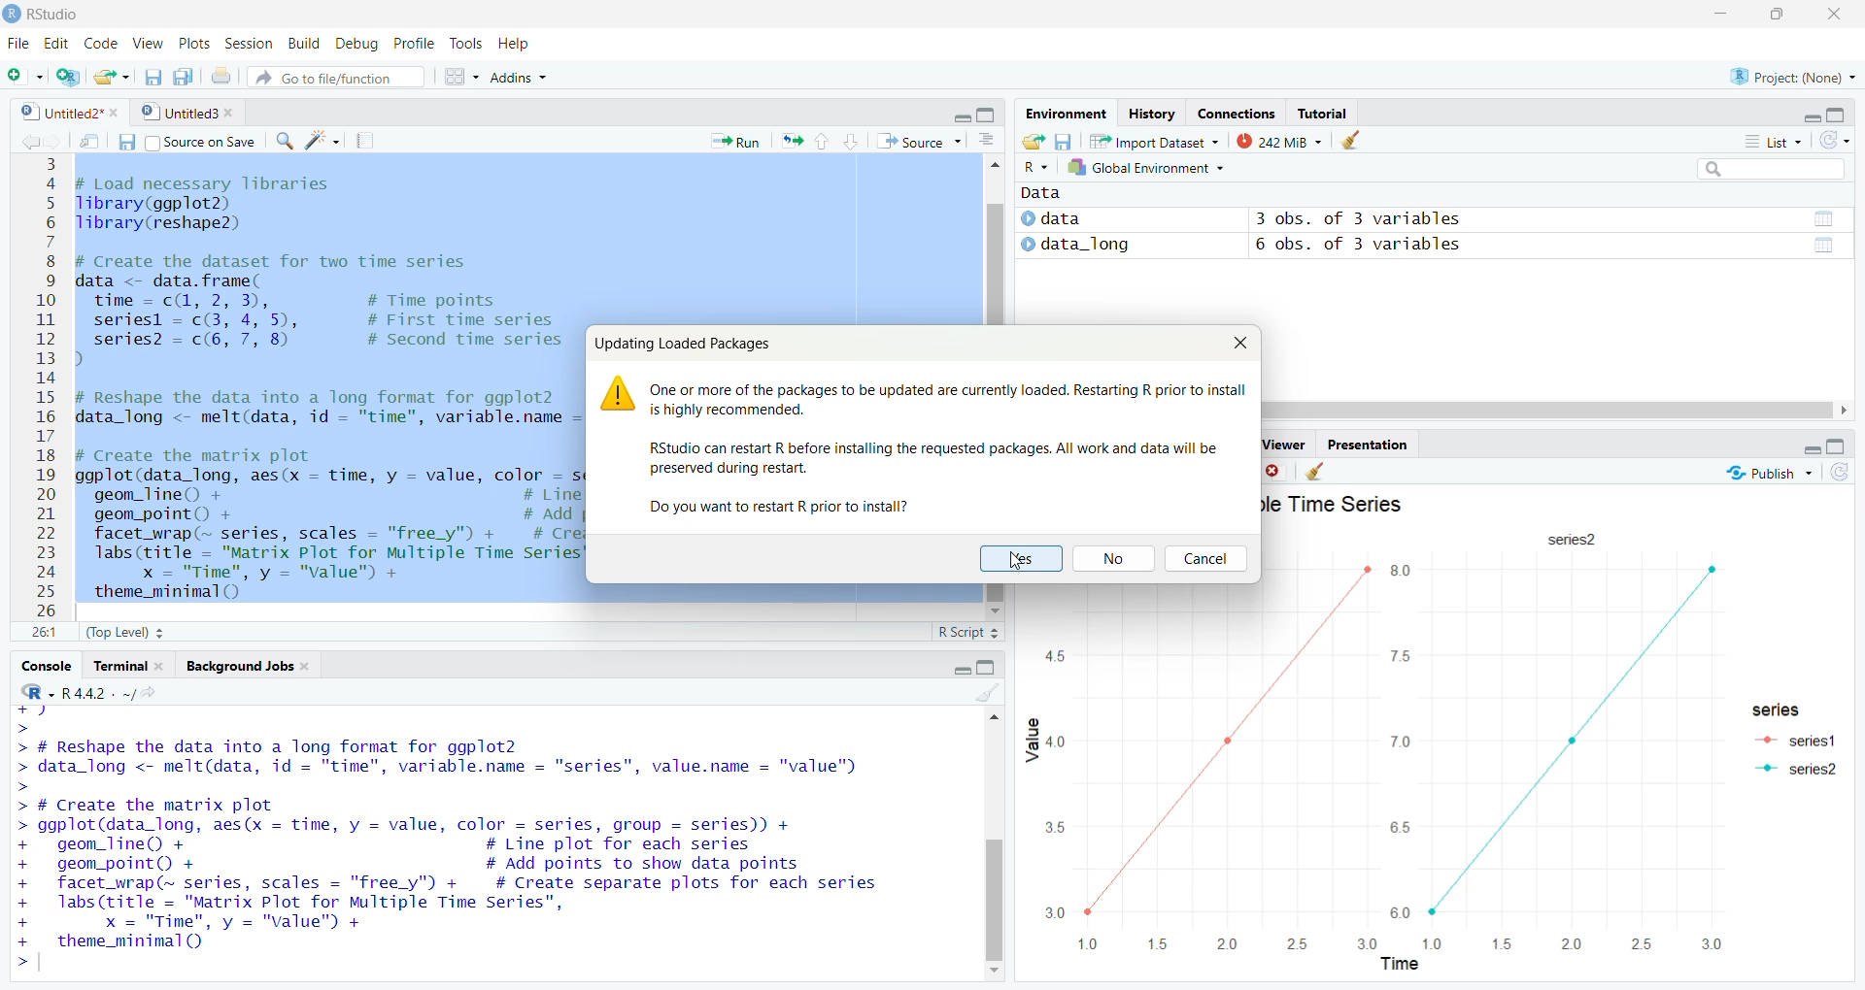 Image resolution: width=1865 pixels, height=990 pixels. I want to click on Load workspace, so click(1034, 140).